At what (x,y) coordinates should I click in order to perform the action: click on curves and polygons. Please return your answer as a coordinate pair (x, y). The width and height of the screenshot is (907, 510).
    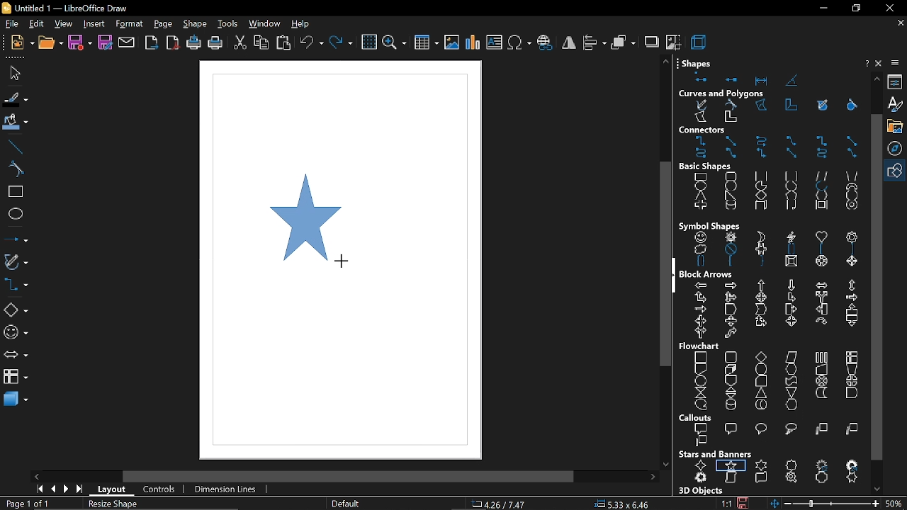
    Looking at the image, I should click on (16, 263).